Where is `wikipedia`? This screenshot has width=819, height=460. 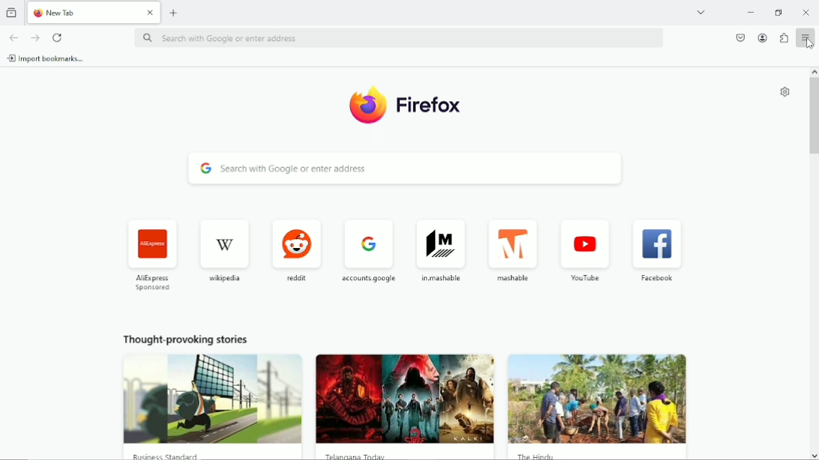 wikipedia is located at coordinates (226, 248).